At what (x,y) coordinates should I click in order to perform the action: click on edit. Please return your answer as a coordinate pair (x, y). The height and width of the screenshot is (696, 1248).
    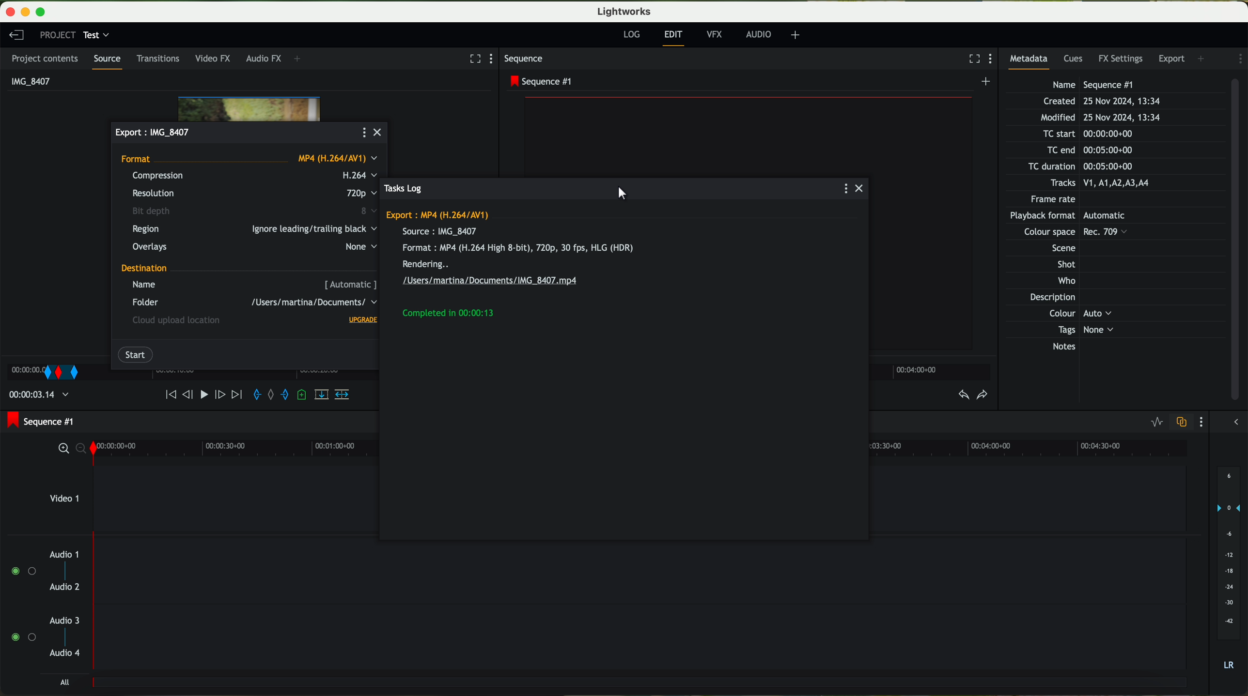
    Looking at the image, I should click on (674, 38).